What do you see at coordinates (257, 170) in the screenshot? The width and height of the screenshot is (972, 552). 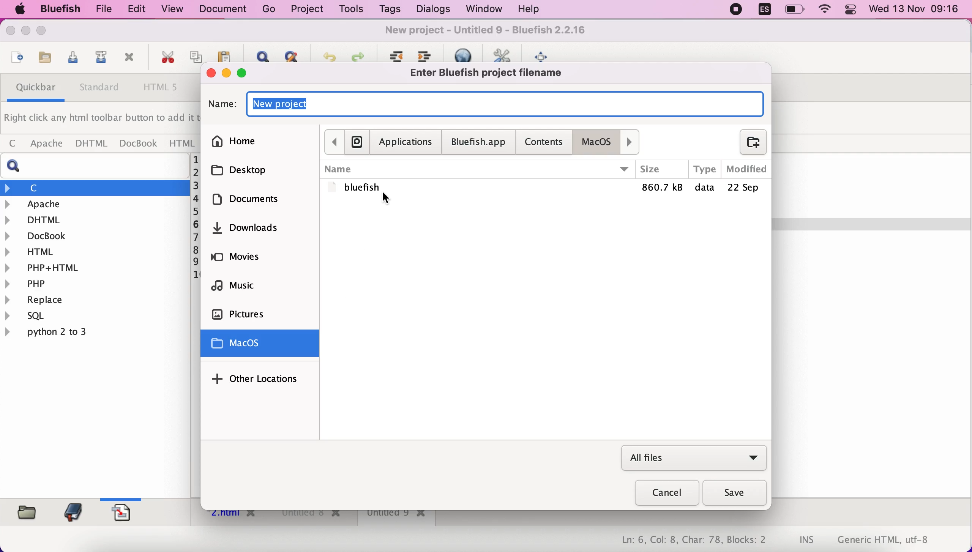 I see `desktop` at bounding box center [257, 170].